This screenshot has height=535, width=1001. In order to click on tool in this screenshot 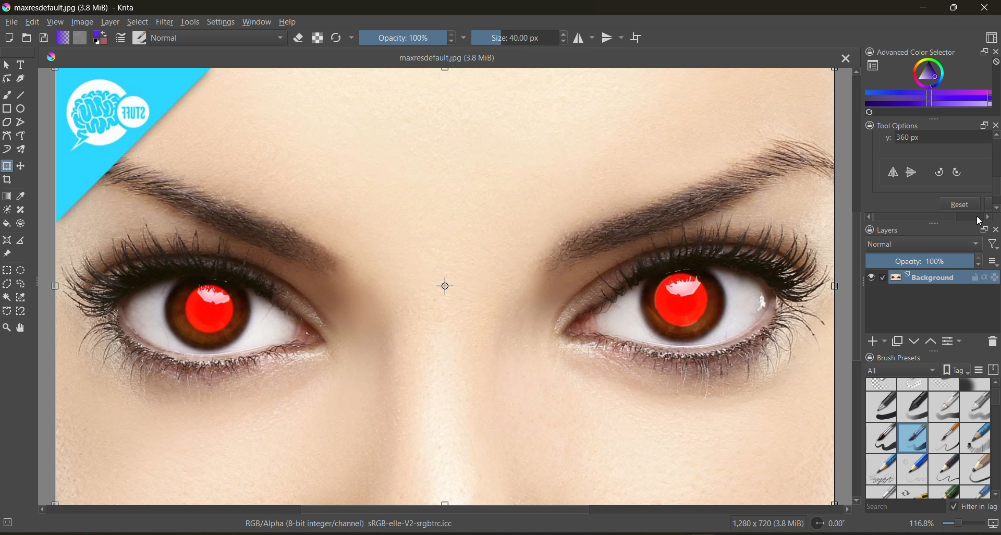, I will do `click(7, 136)`.